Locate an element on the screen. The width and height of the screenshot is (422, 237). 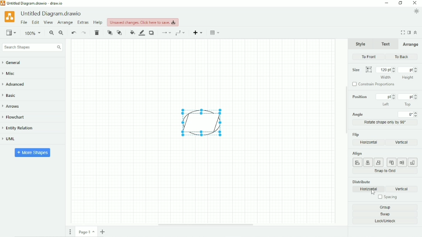
Horizontal scrollbar is located at coordinates (206, 225).